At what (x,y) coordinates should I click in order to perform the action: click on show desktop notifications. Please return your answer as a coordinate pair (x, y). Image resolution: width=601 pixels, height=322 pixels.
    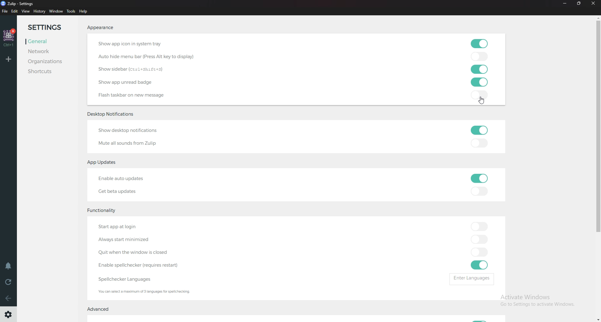
    Looking at the image, I should click on (132, 131).